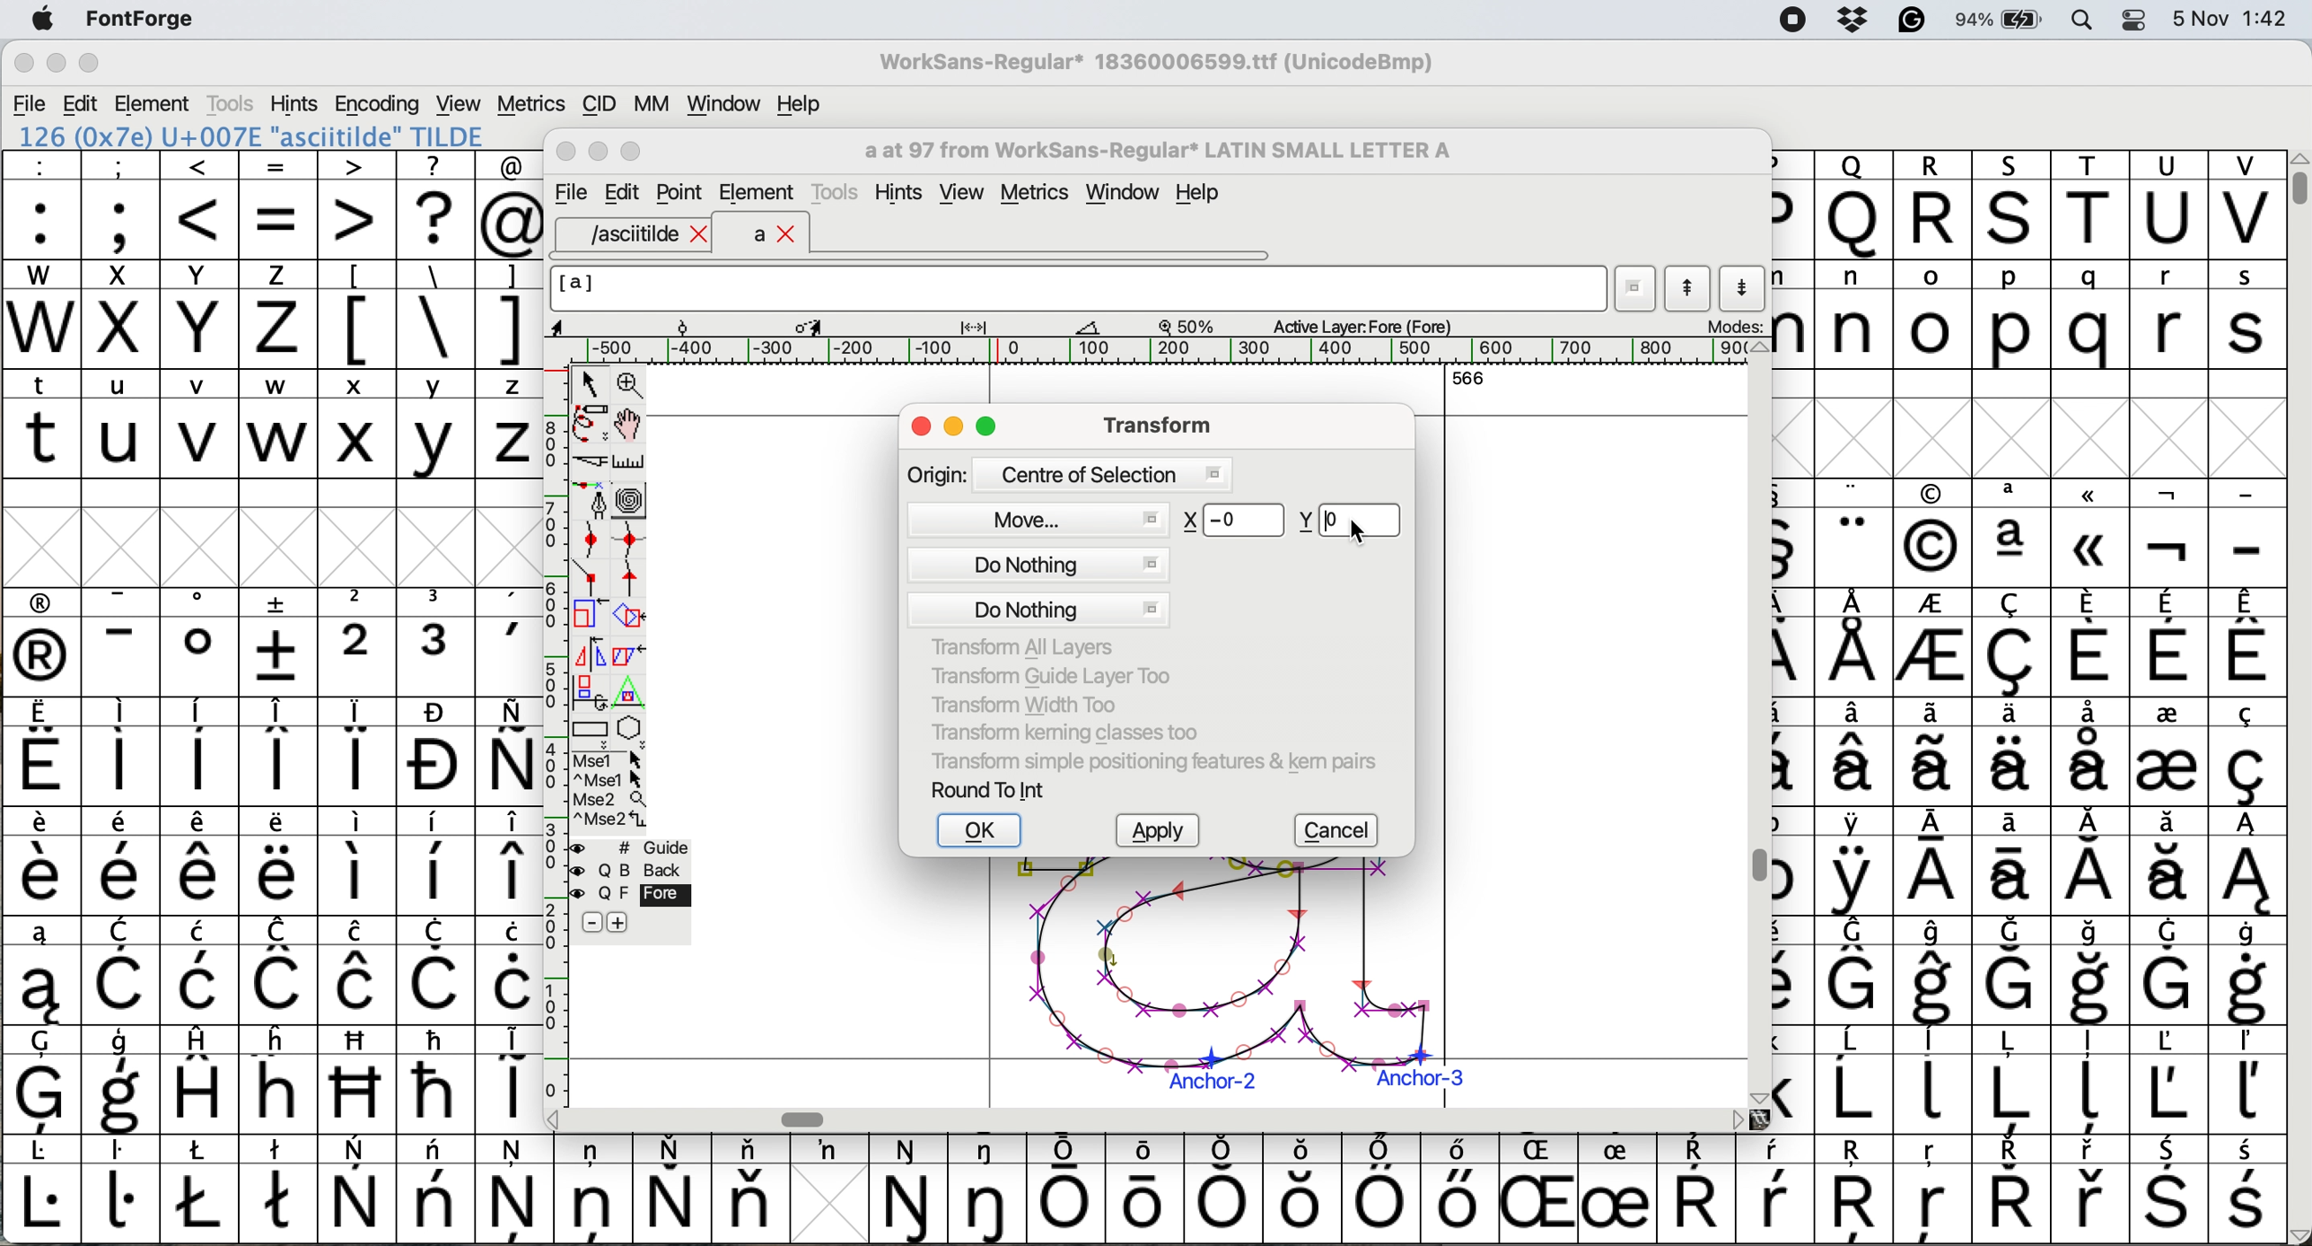 The image size is (2312, 1246). I want to click on symbol, so click(356, 970).